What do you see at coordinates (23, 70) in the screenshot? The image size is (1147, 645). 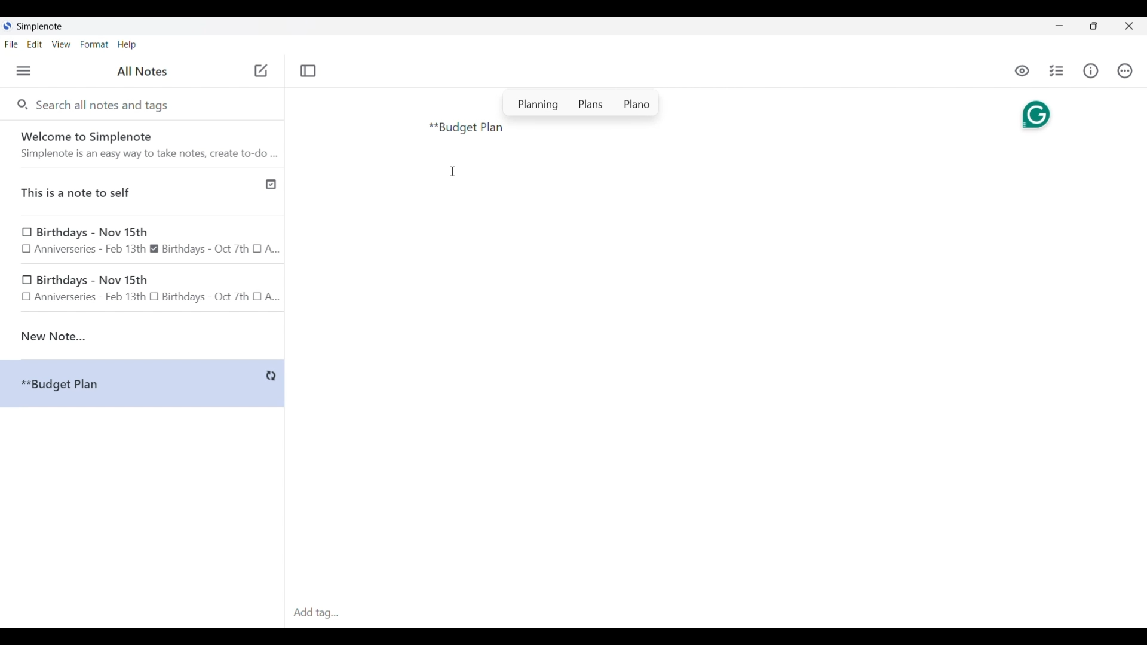 I see `Menu` at bounding box center [23, 70].